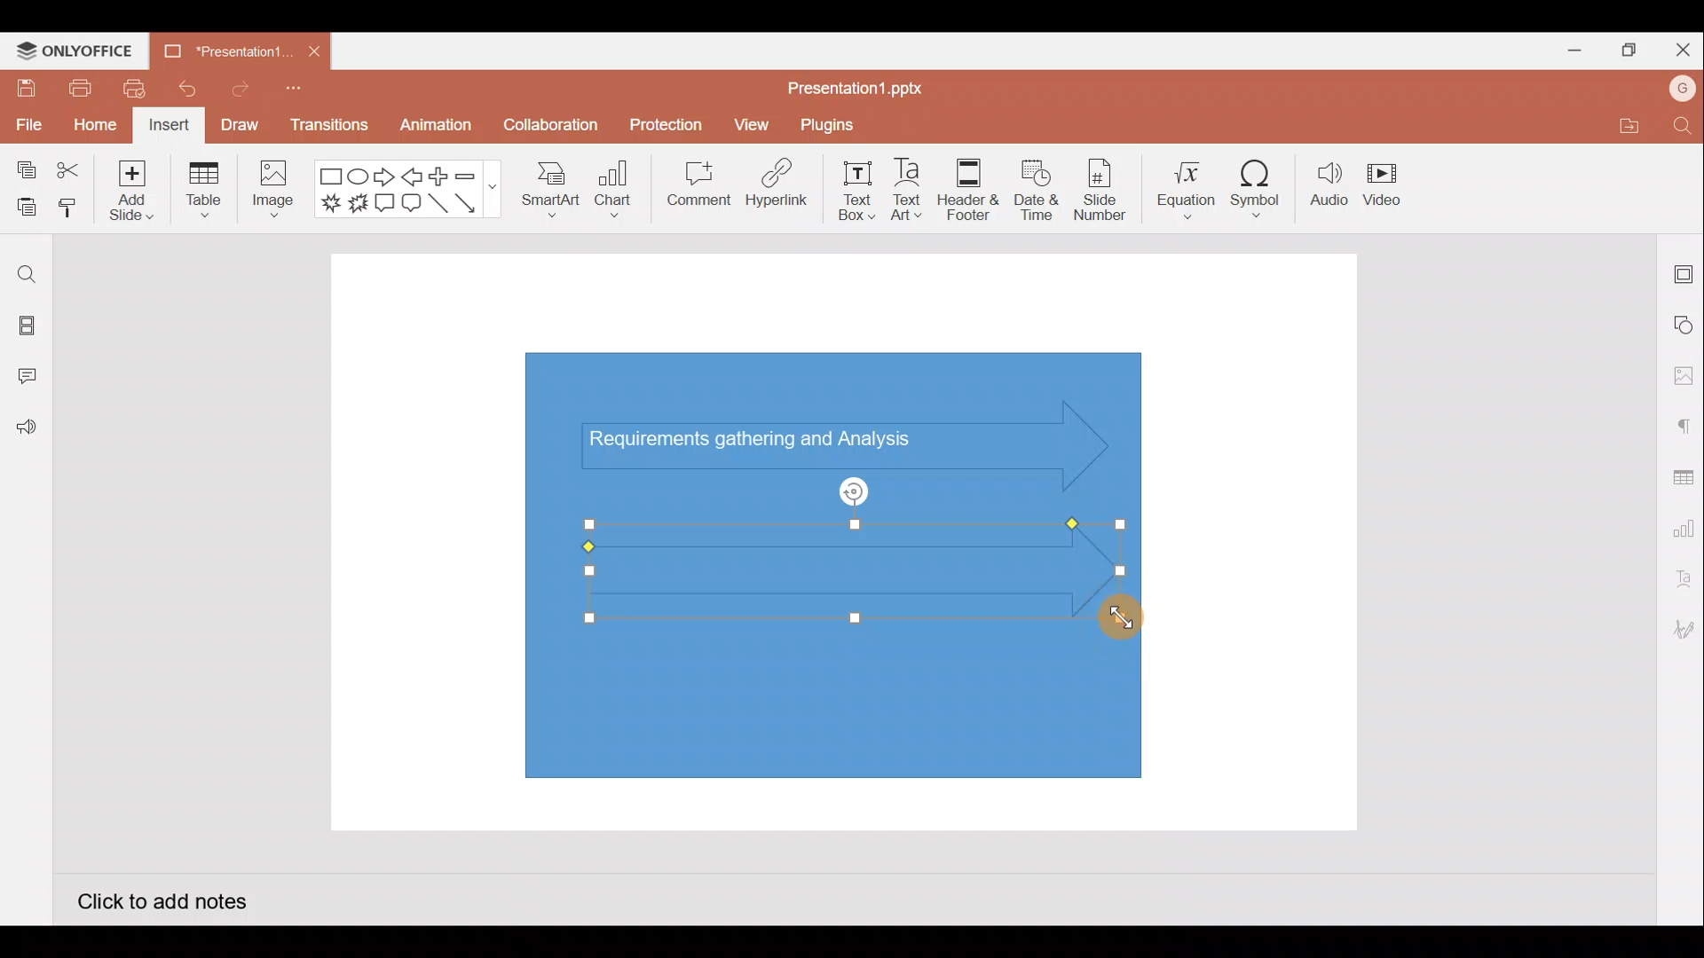 The width and height of the screenshot is (1704, 958). I want to click on View, so click(754, 121).